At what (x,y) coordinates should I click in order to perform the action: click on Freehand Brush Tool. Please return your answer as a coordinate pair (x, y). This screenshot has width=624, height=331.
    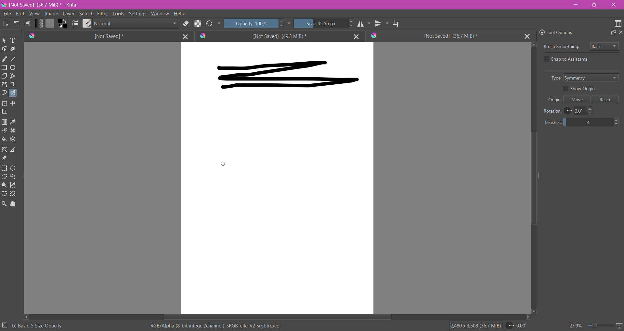
    Looking at the image, I should click on (5, 59).